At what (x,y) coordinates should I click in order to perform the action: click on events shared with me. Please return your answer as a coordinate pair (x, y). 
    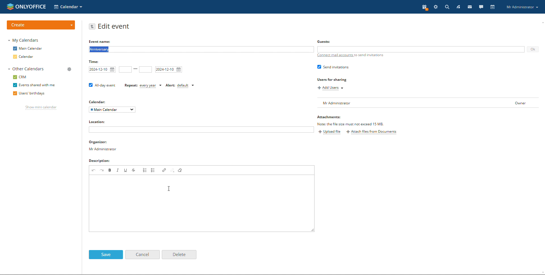
    Looking at the image, I should click on (33, 85).